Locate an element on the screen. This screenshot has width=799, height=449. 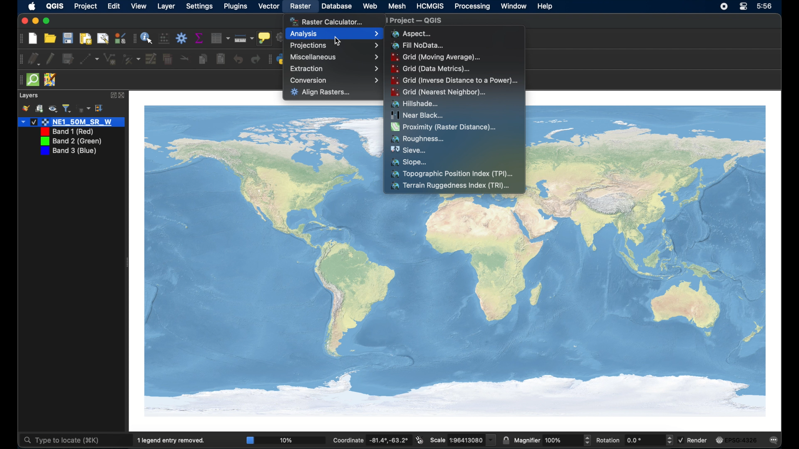
close is located at coordinates (123, 96).